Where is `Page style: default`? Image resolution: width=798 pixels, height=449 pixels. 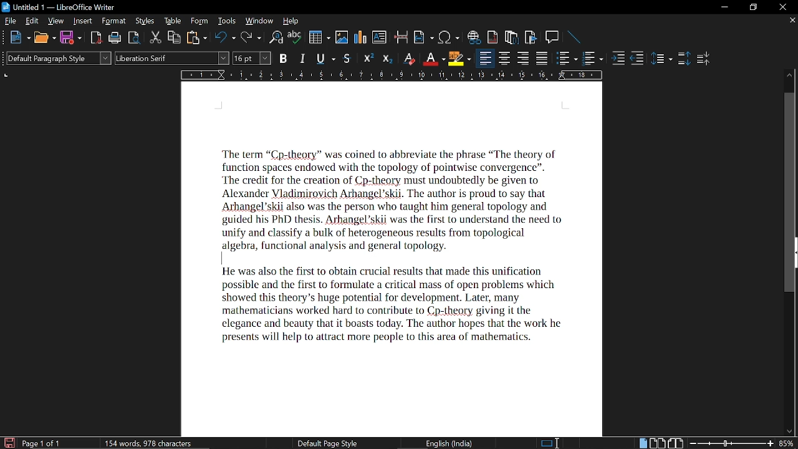
Page style: default is located at coordinates (327, 443).